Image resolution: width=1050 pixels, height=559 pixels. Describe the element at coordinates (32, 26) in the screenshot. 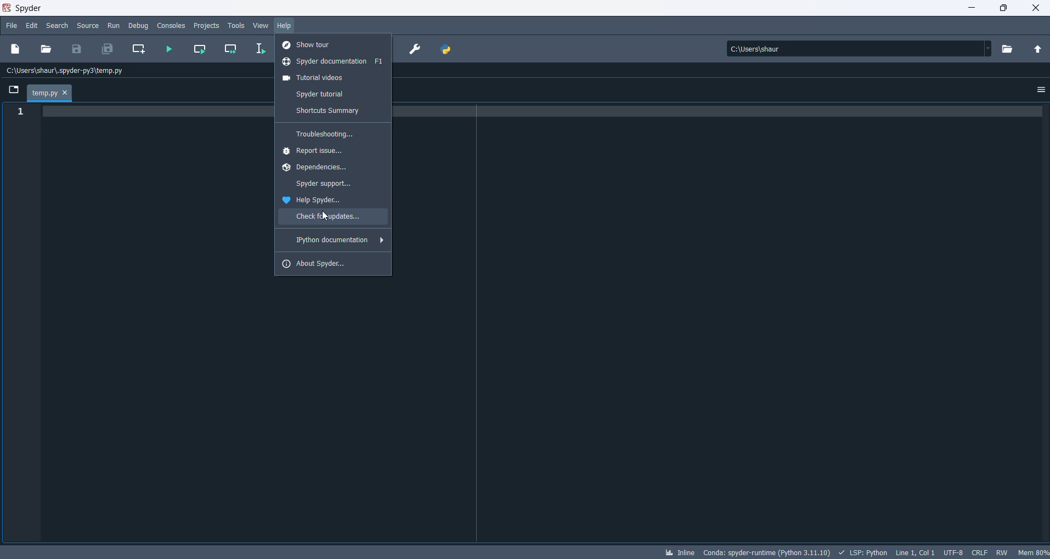

I see `edit` at that location.